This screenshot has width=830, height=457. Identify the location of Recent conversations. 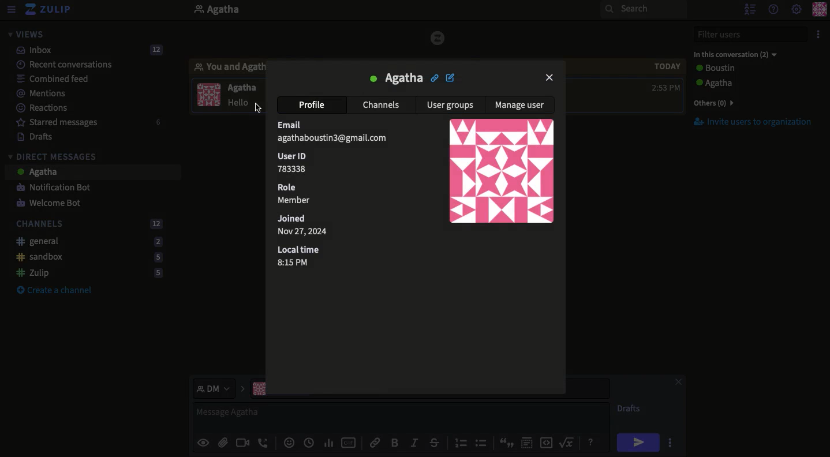
(69, 64).